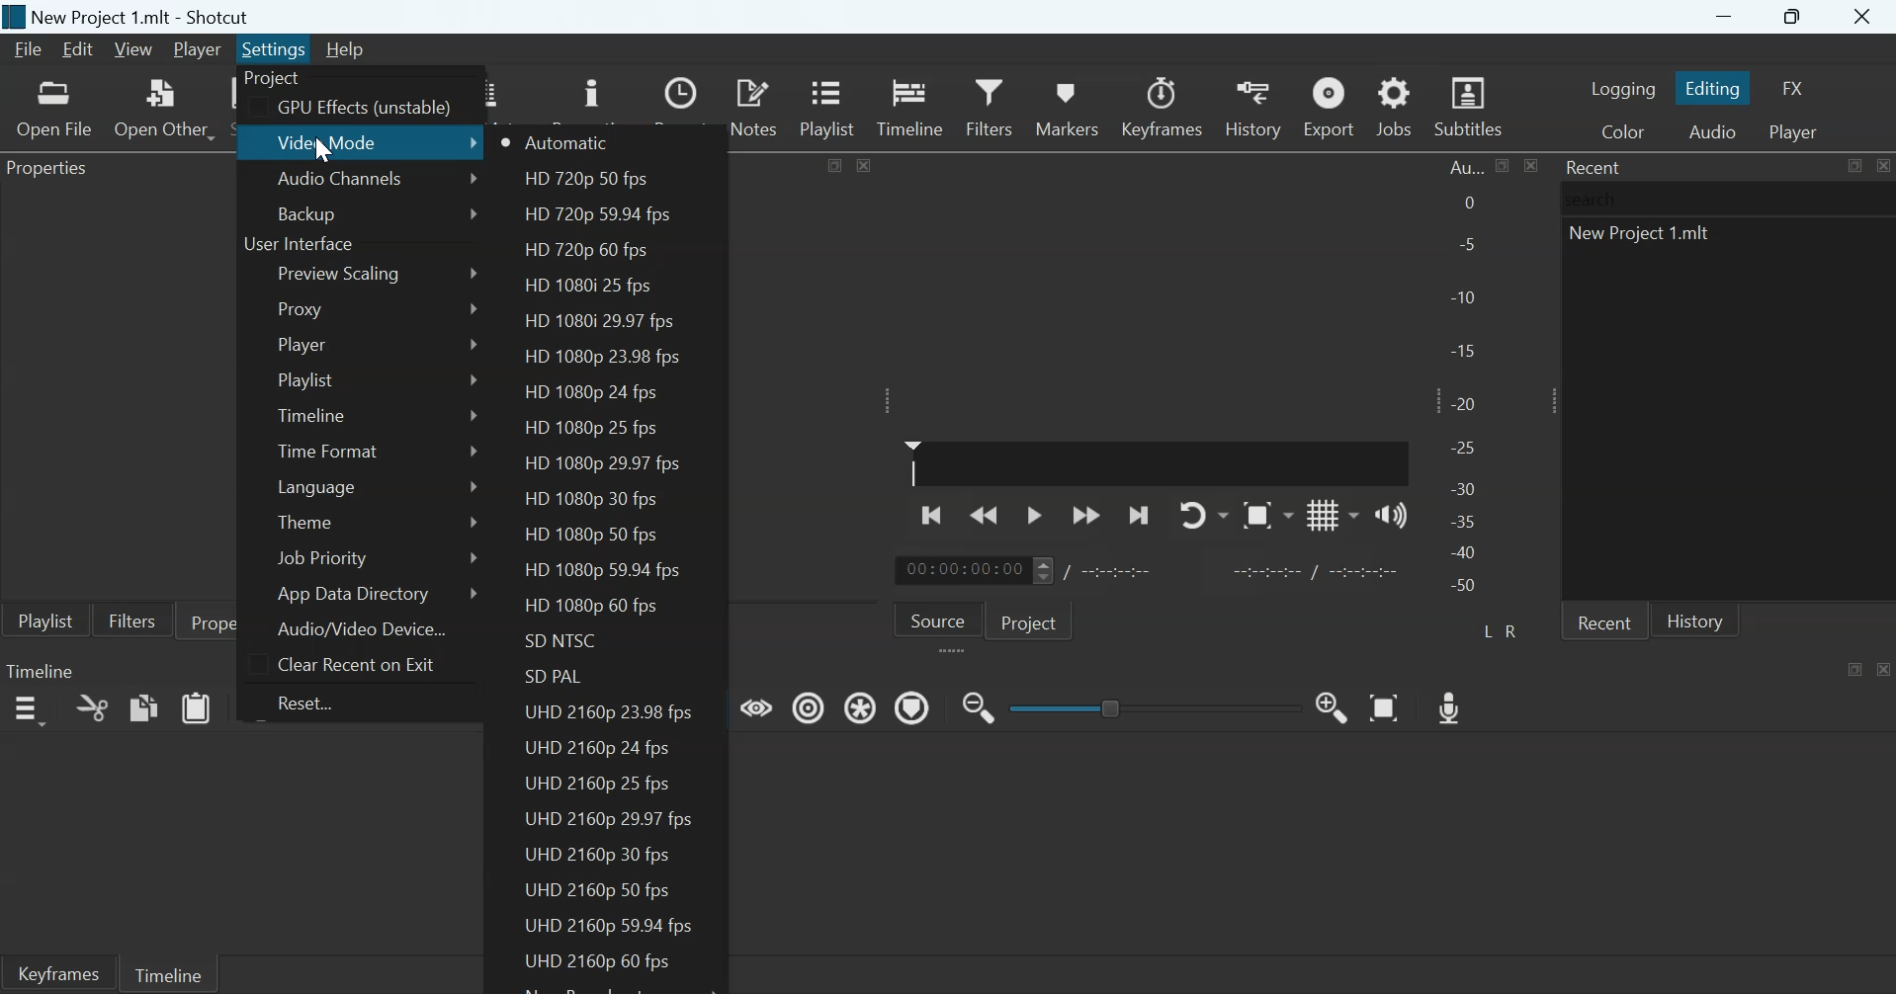 This screenshot has height=994, width=1896. What do you see at coordinates (559, 677) in the screenshot?
I see `SD PAL` at bounding box center [559, 677].